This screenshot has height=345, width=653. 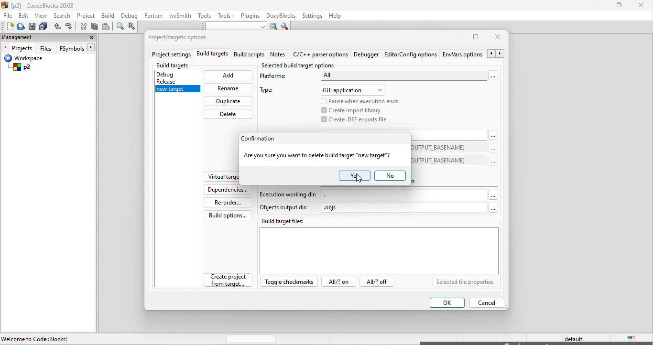 What do you see at coordinates (228, 88) in the screenshot?
I see `rename` at bounding box center [228, 88].